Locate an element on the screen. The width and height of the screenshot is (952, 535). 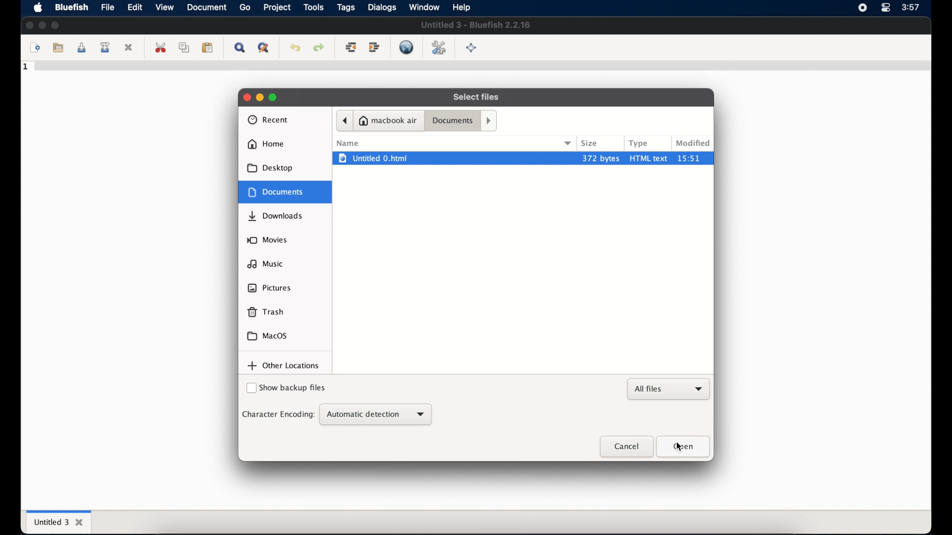
redo is located at coordinates (318, 48).